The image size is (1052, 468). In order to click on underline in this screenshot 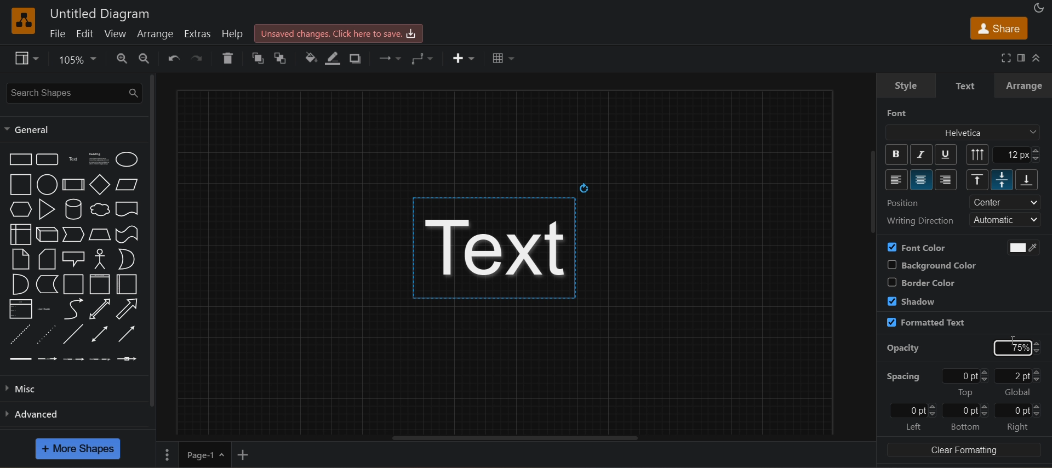, I will do `click(946, 154)`.